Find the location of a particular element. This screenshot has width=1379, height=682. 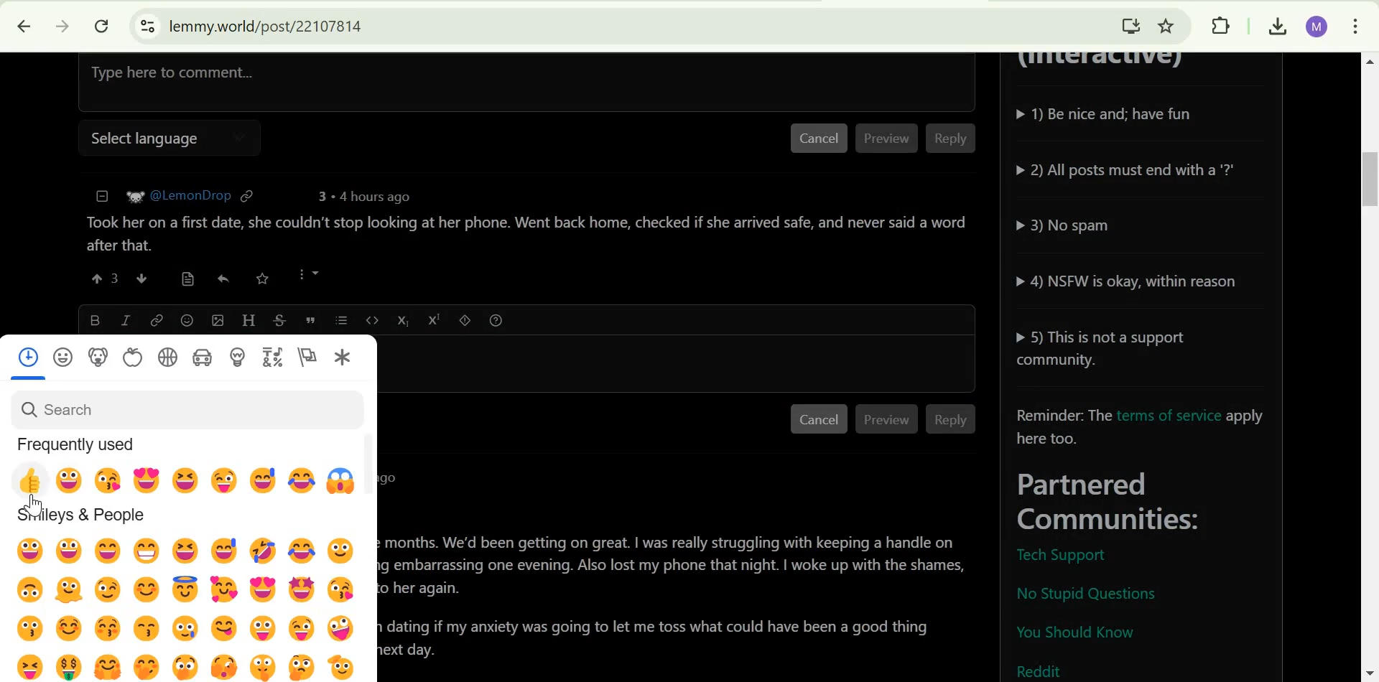

Travel & places is located at coordinates (203, 357).